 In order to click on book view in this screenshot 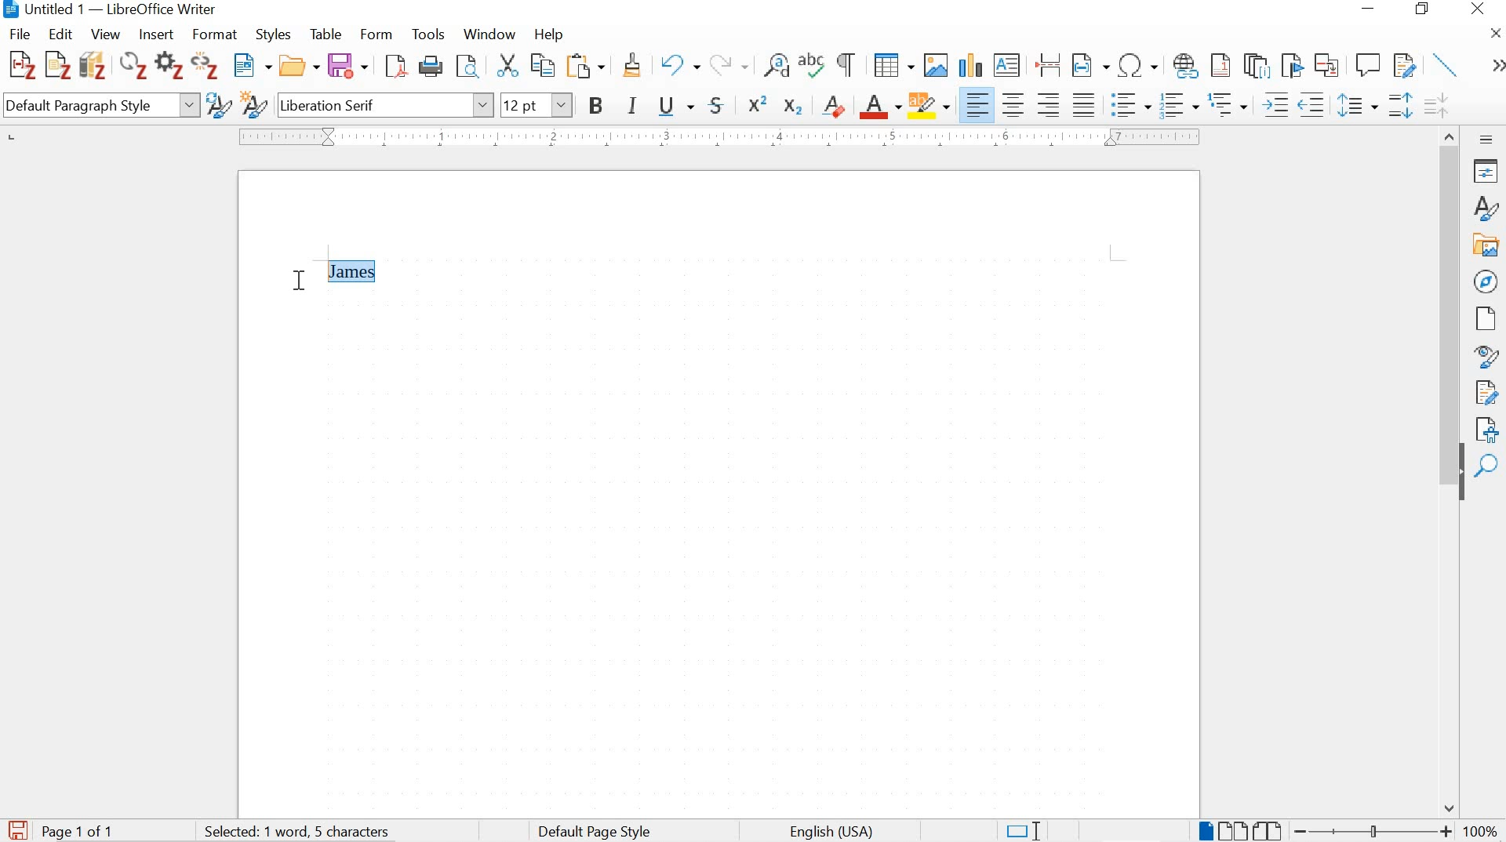, I will do `click(1269, 830)`.